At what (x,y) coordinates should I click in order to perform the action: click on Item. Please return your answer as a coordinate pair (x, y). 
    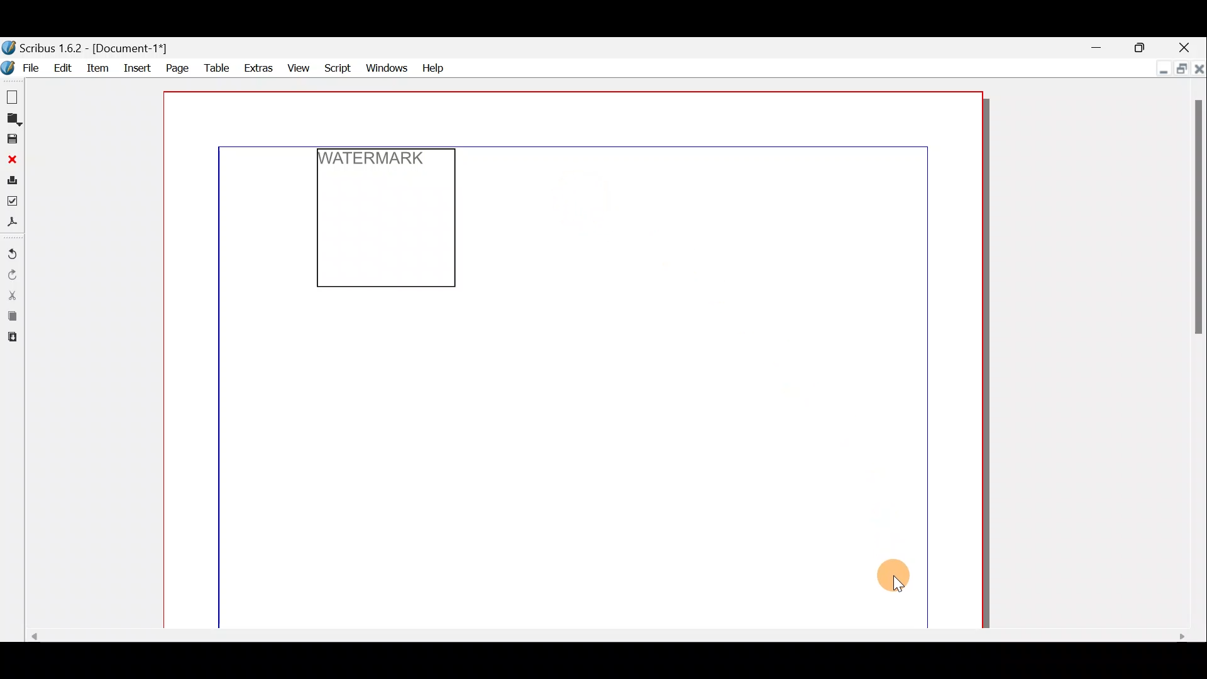
    Looking at the image, I should click on (101, 67).